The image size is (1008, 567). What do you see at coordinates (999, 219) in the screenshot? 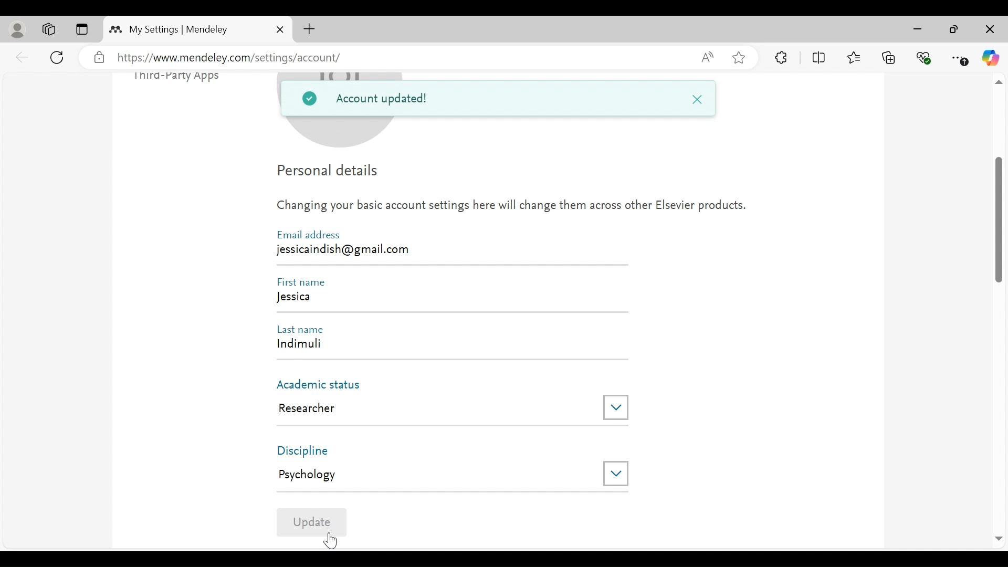
I see `Vertical Scroll bar` at bounding box center [999, 219].